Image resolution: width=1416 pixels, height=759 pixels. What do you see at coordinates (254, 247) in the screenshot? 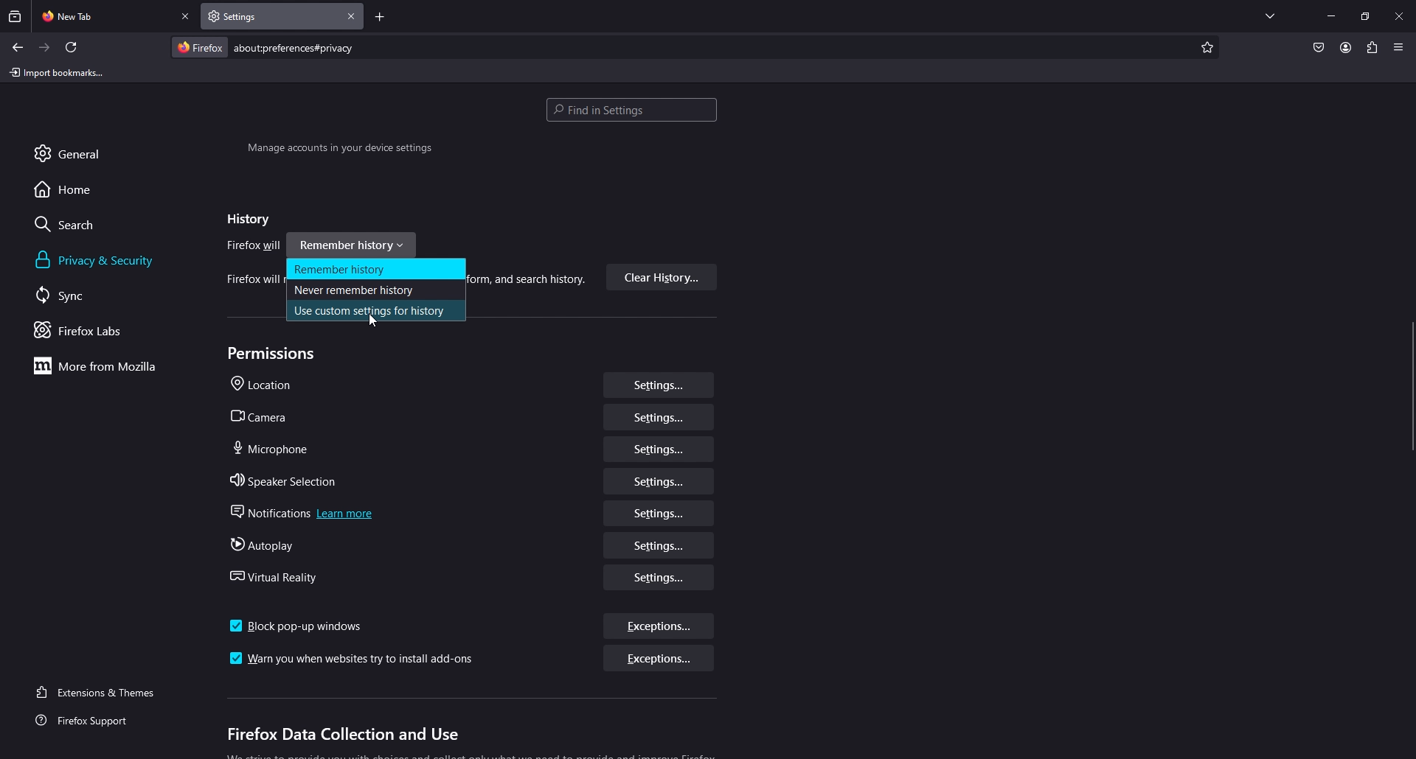
I see `firefox will ` at bounding box center [254, 247].